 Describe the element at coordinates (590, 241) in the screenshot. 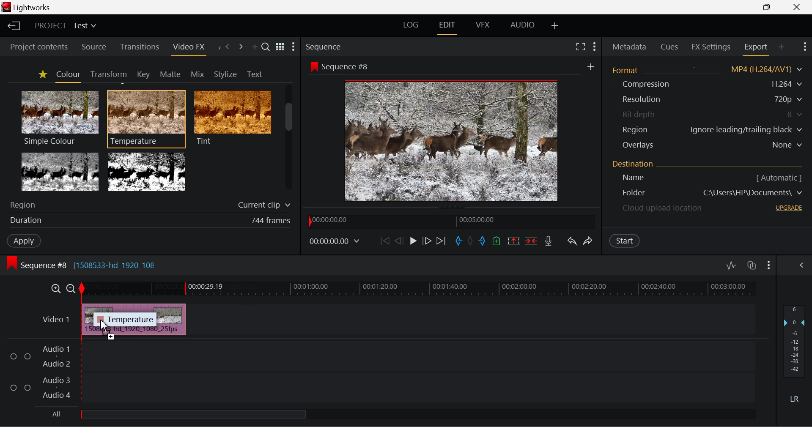

I see `Redo` at that location.